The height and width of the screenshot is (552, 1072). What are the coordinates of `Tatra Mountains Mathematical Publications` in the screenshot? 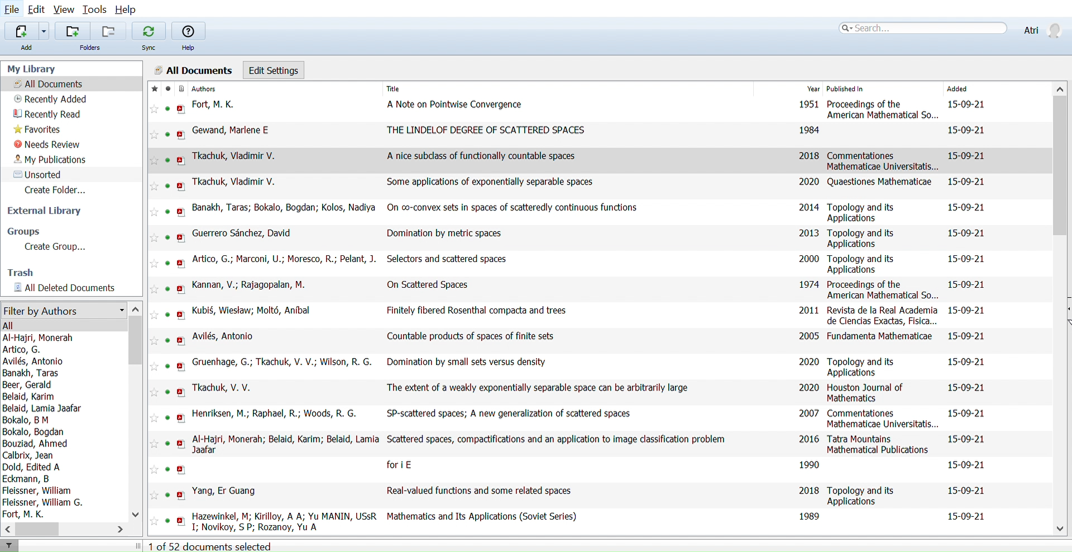 It's located at (880, 445).